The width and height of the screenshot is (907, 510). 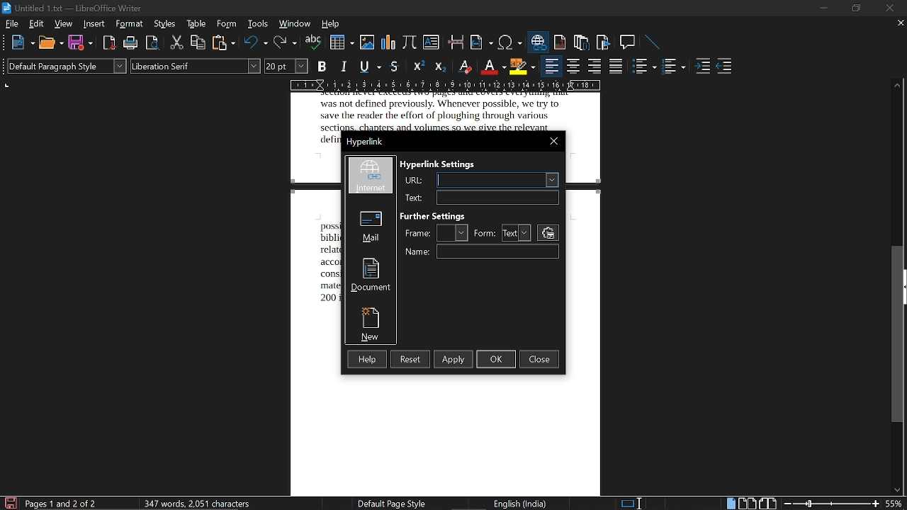 I want to click on URL, so click(x=498, y=181).